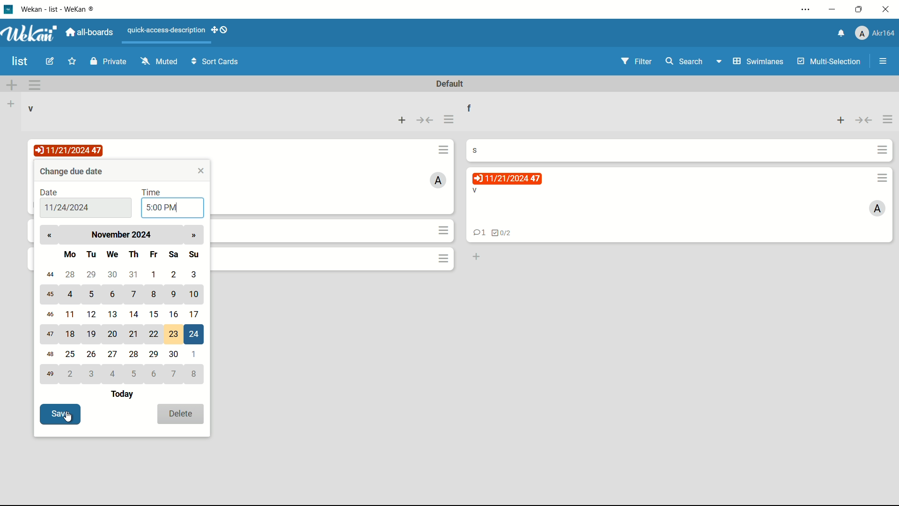 The height and width of the screenshot is (506, 899). I want to click on 28, so click(136, 354).